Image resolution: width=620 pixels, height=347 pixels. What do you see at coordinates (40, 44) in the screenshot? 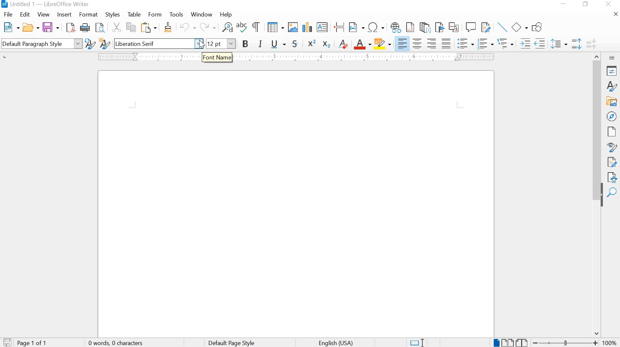
I see `SET PARAGRAPH STYLE` at bounding box center [40, 44].